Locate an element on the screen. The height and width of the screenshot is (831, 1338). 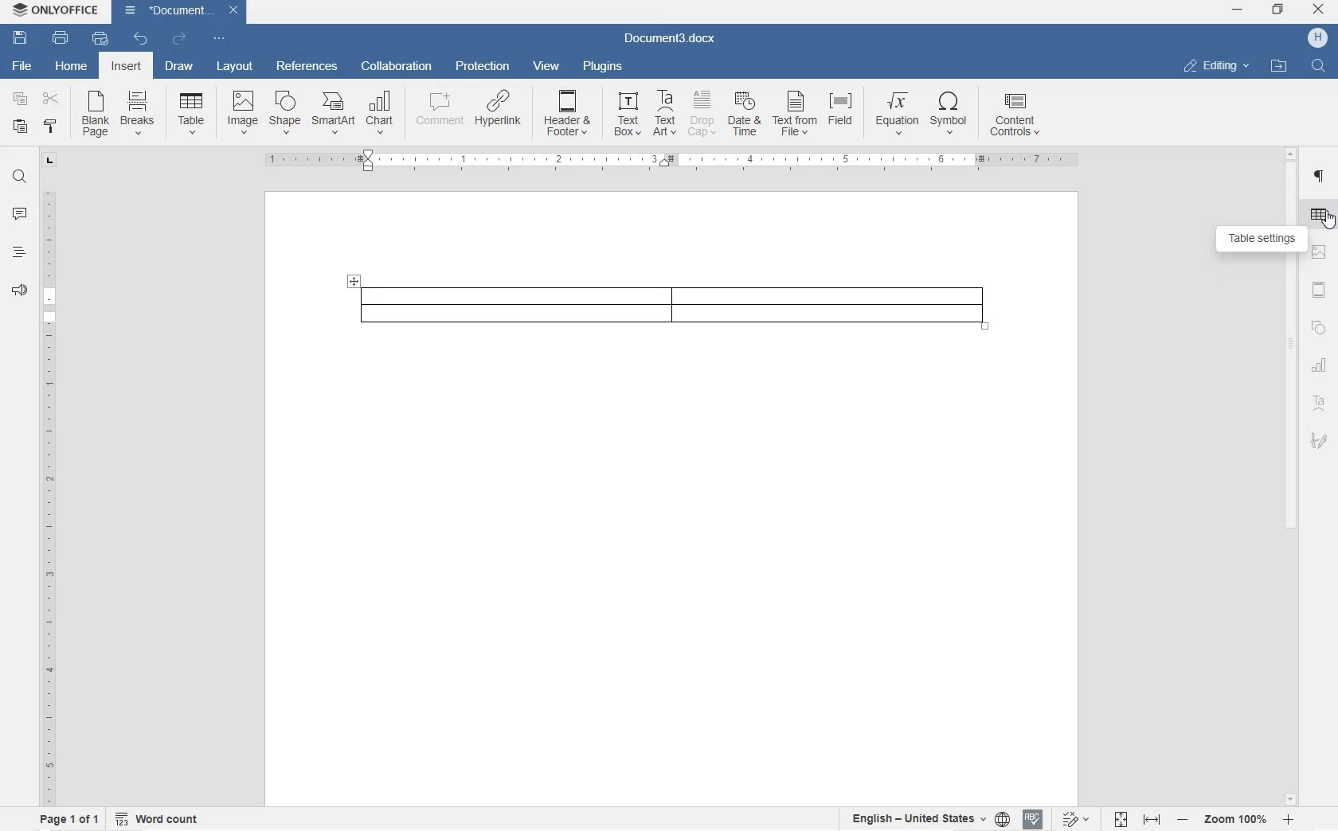
SIGNATURE is located at coordinates (1320, 439).